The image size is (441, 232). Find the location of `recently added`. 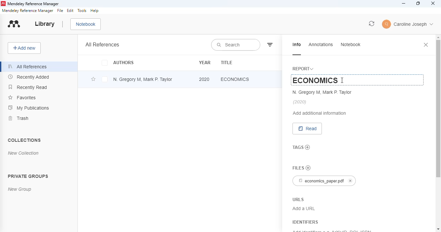

recently added is located at coordinates (28, 77).